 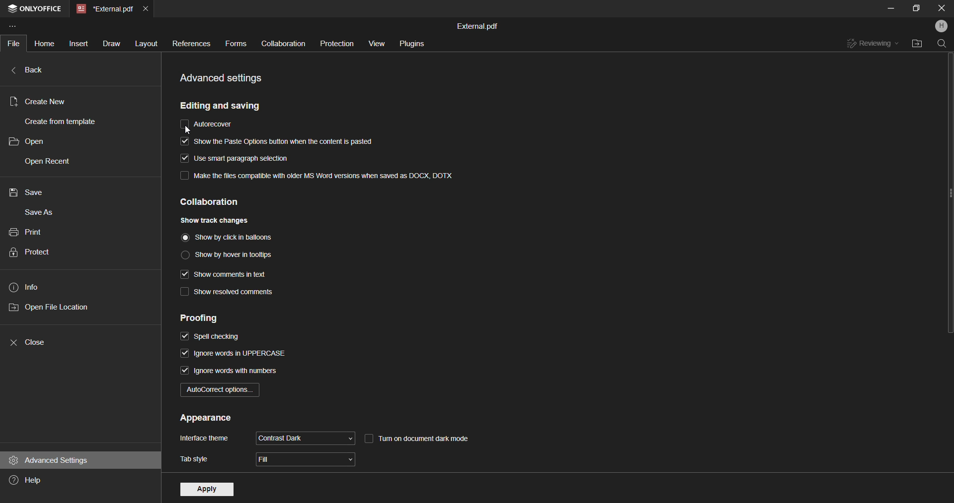 I want to click on Reviewing, so click(x=871, y=45).